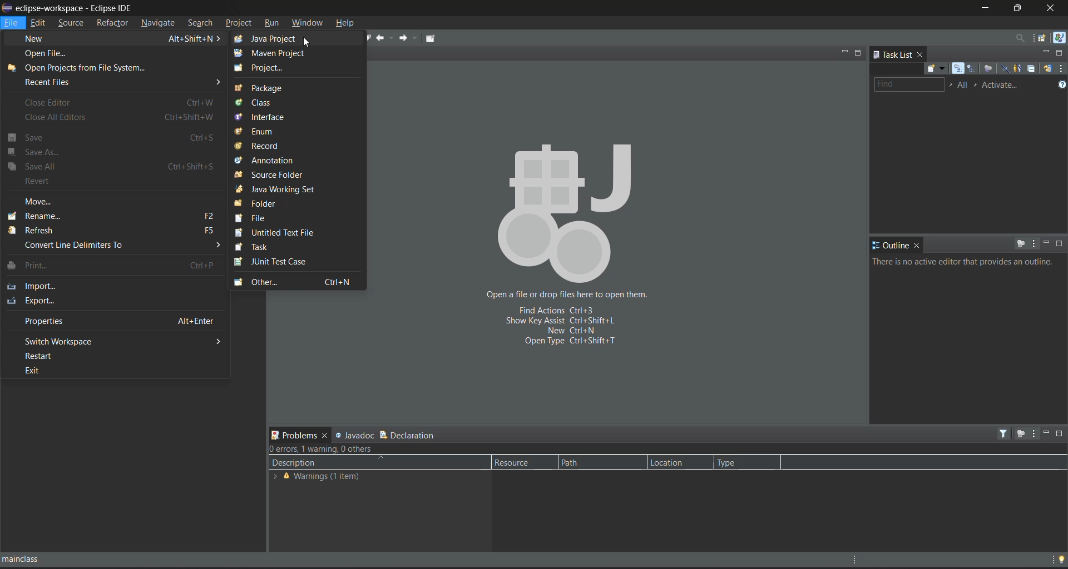 Image resolution: width=1068 pixels, height=569 pixels. Describe the element at coordinates (1045, 53) in the screenshot. I see `minimize` at that location.